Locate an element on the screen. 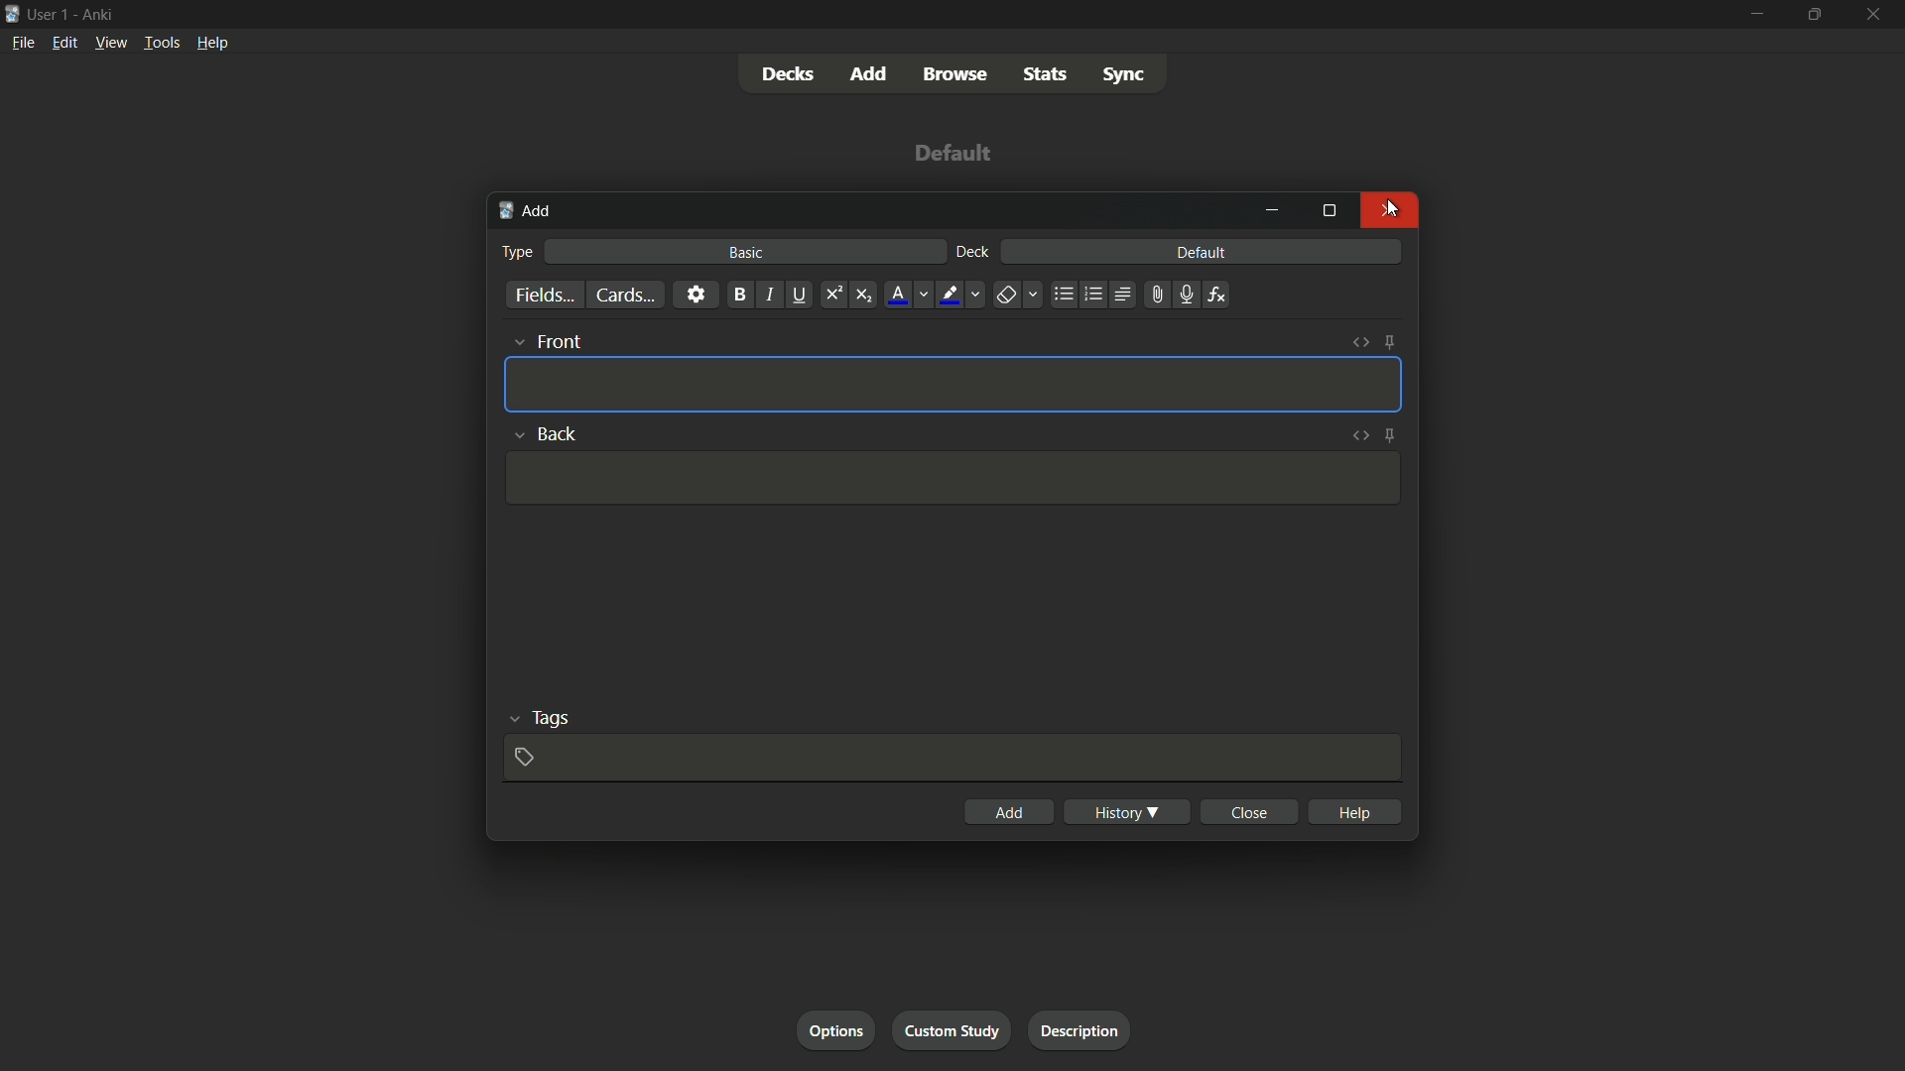  decks is located at coordinates (788, 75).